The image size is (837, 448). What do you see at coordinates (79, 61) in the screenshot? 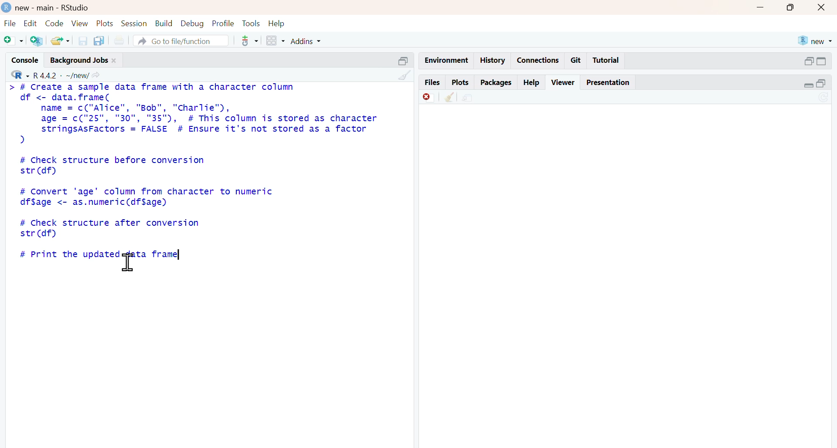
I see `background jobs` at bounding box center [79, 61].